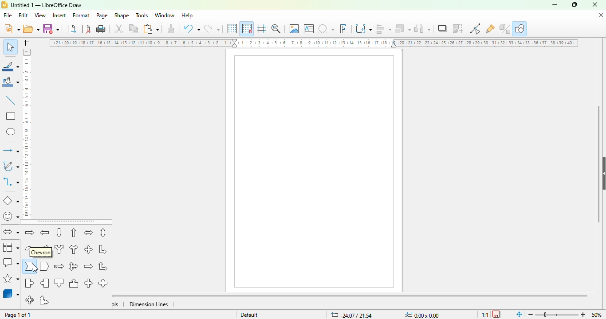 Image resolution: width=606 pixels, height=319 pixels. What do you see at coordinates (475, 28) in the screenshot?
I see `toggle point edit mode` at bounding box center [475, 28].